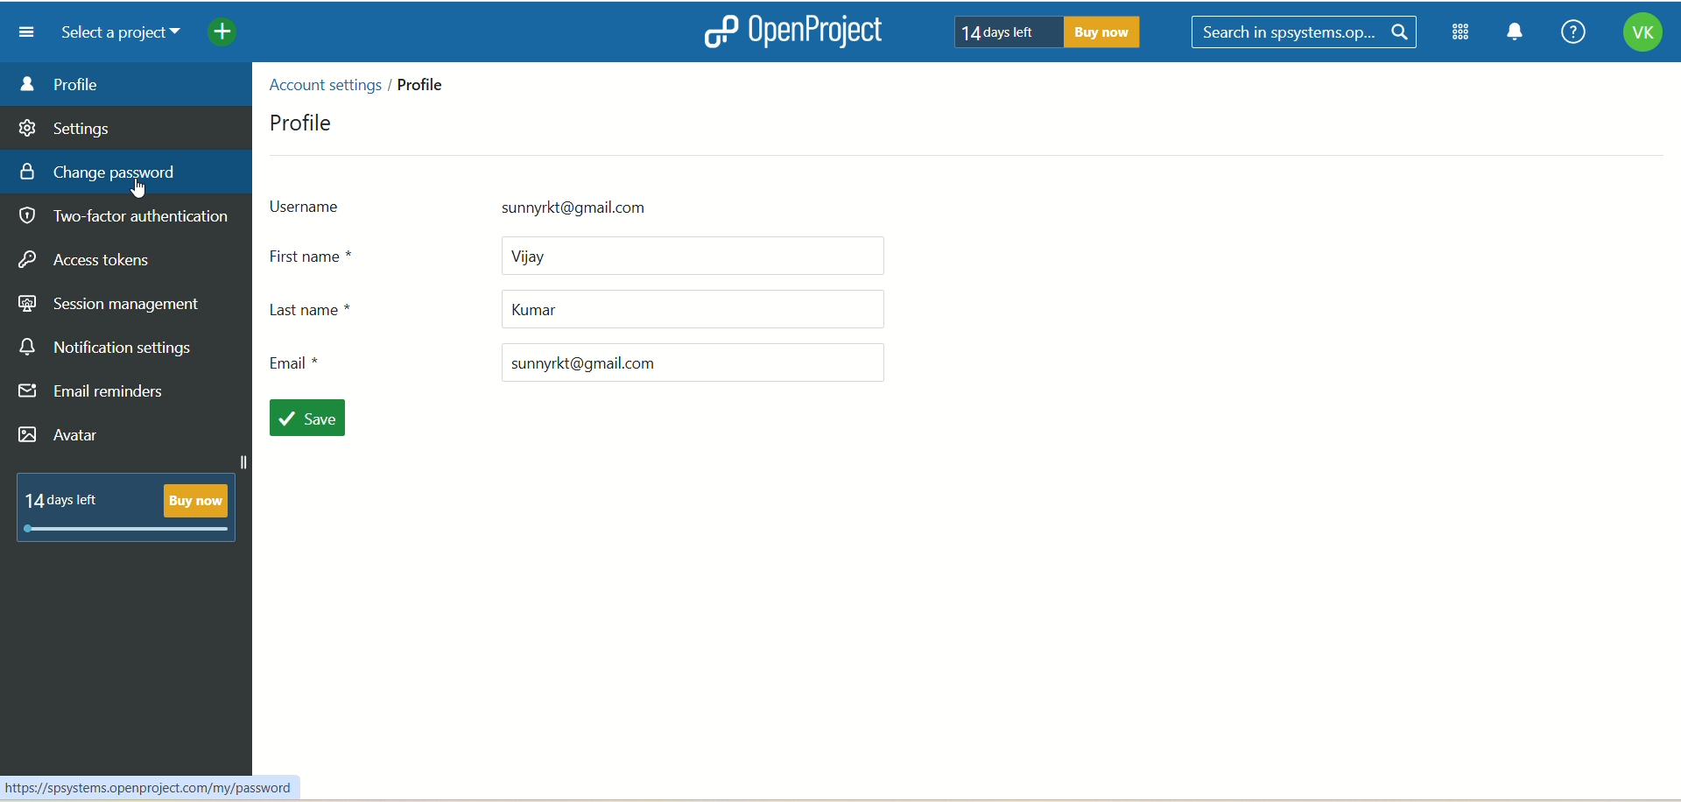  I want to click on two-factor authentication, so click(129, 221).